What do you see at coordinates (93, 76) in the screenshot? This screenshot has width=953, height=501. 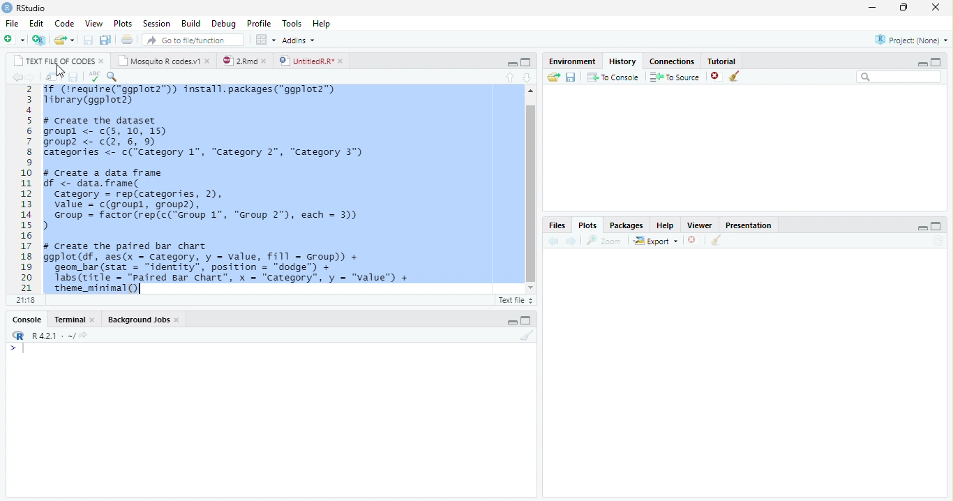 I see `corect spellings` at bounding box center [93, 76].